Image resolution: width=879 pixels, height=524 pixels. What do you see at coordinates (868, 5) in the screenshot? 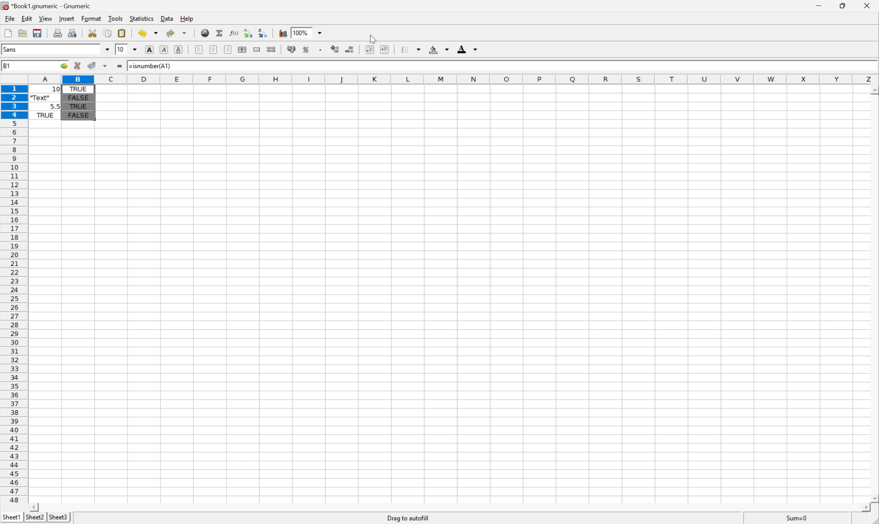
I see `Close` at bounding box center [868, 5].